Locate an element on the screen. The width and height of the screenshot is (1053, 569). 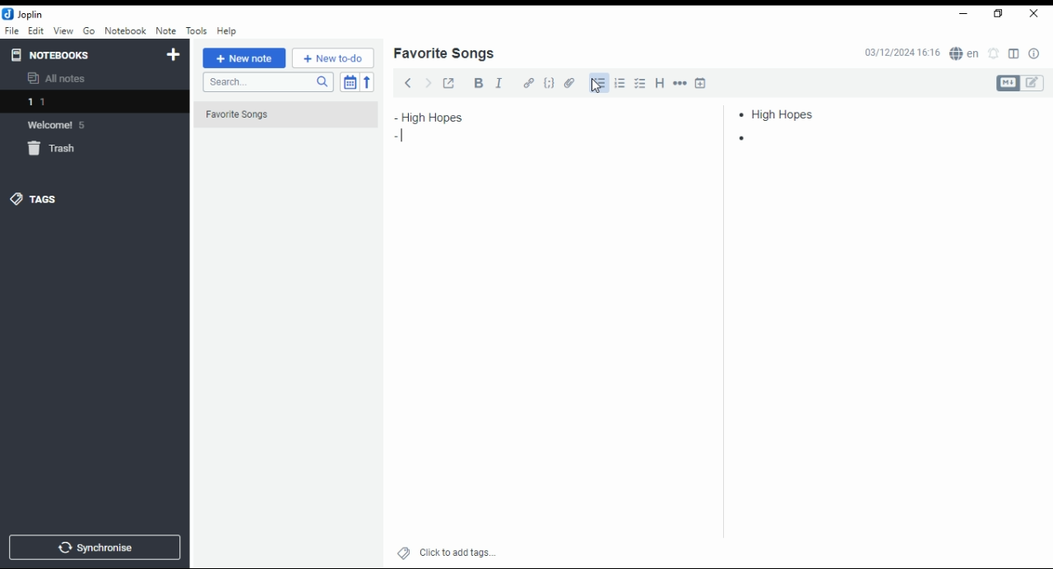
new note is located at coordinates (244, 58).